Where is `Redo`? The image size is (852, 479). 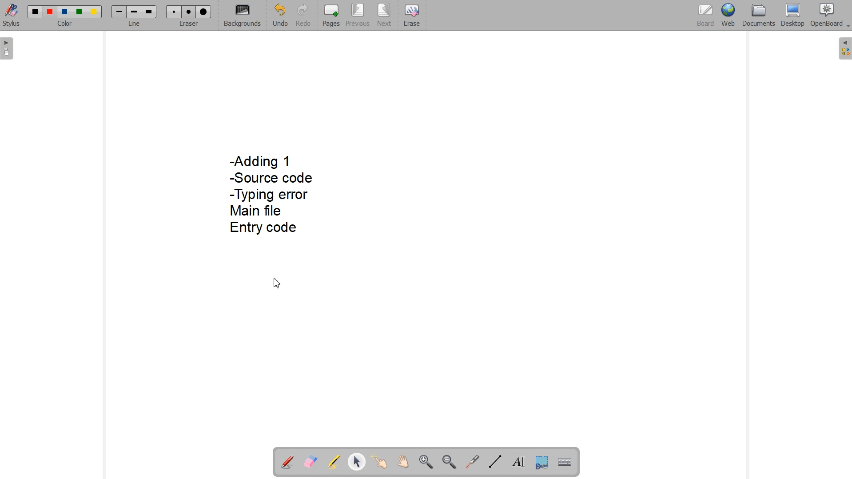
Redo is located at coordinates (302, 15).